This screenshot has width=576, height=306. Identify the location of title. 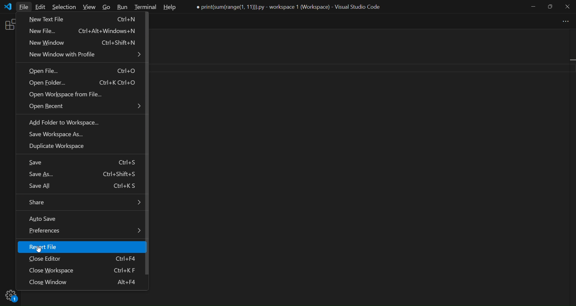
(289, 7).